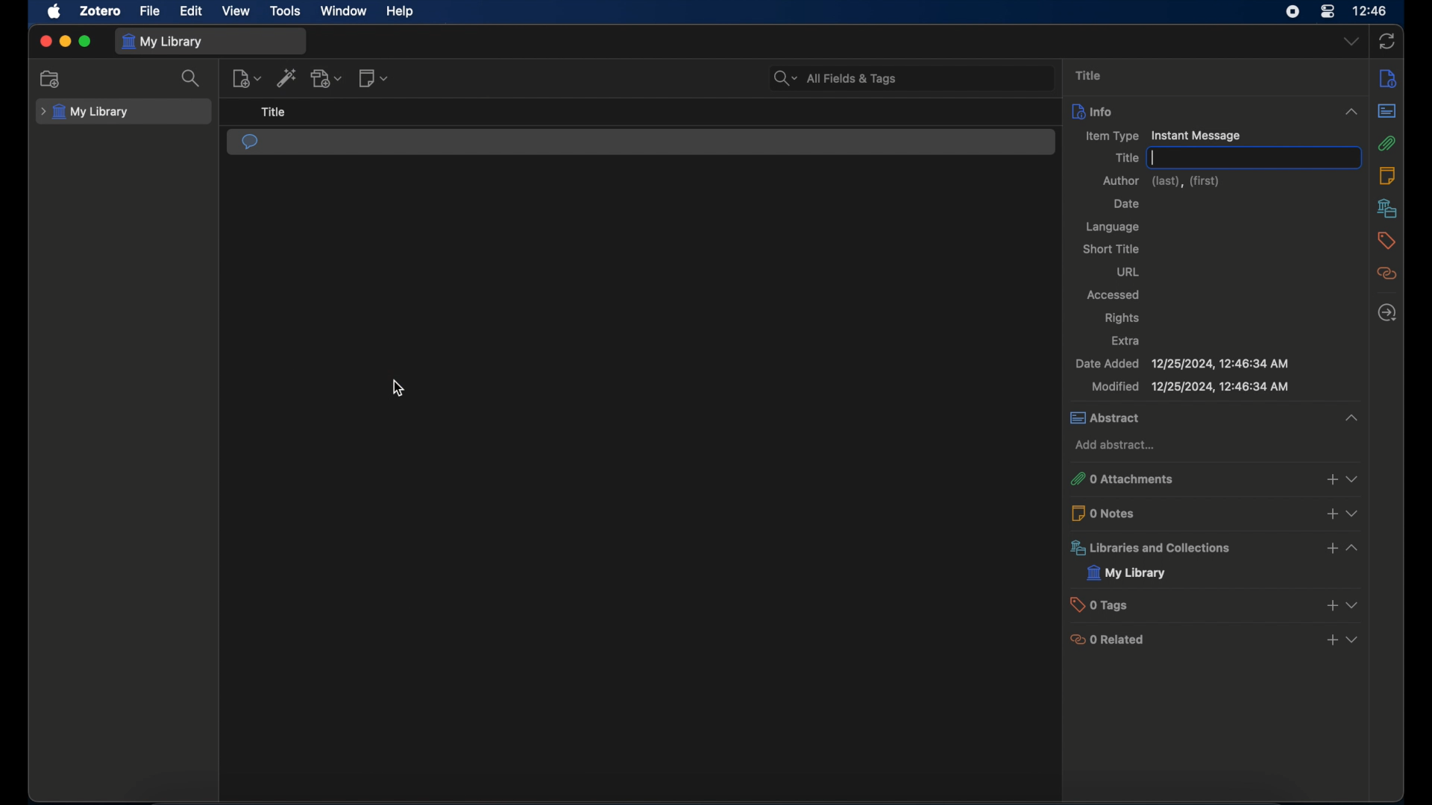 This screenshot has height=805, width=1432. Describe the element at coordinates (247, 78) in the screenshot. I see `new item` at that location.